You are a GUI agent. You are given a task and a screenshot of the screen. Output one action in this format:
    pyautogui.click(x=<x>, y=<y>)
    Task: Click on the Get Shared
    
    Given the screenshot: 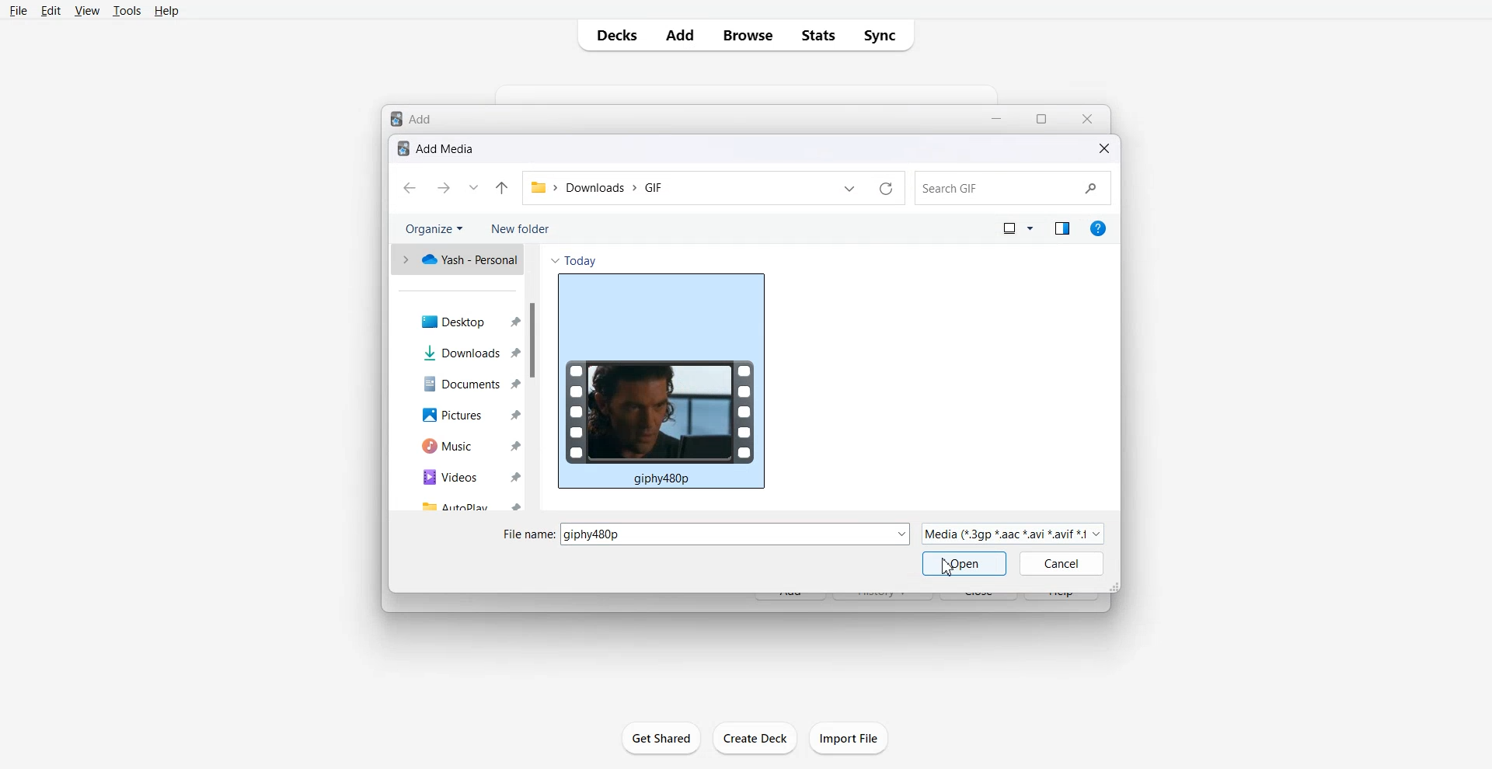 What is the action you would take?
    pyautogui.click(x=661, y=736)
    